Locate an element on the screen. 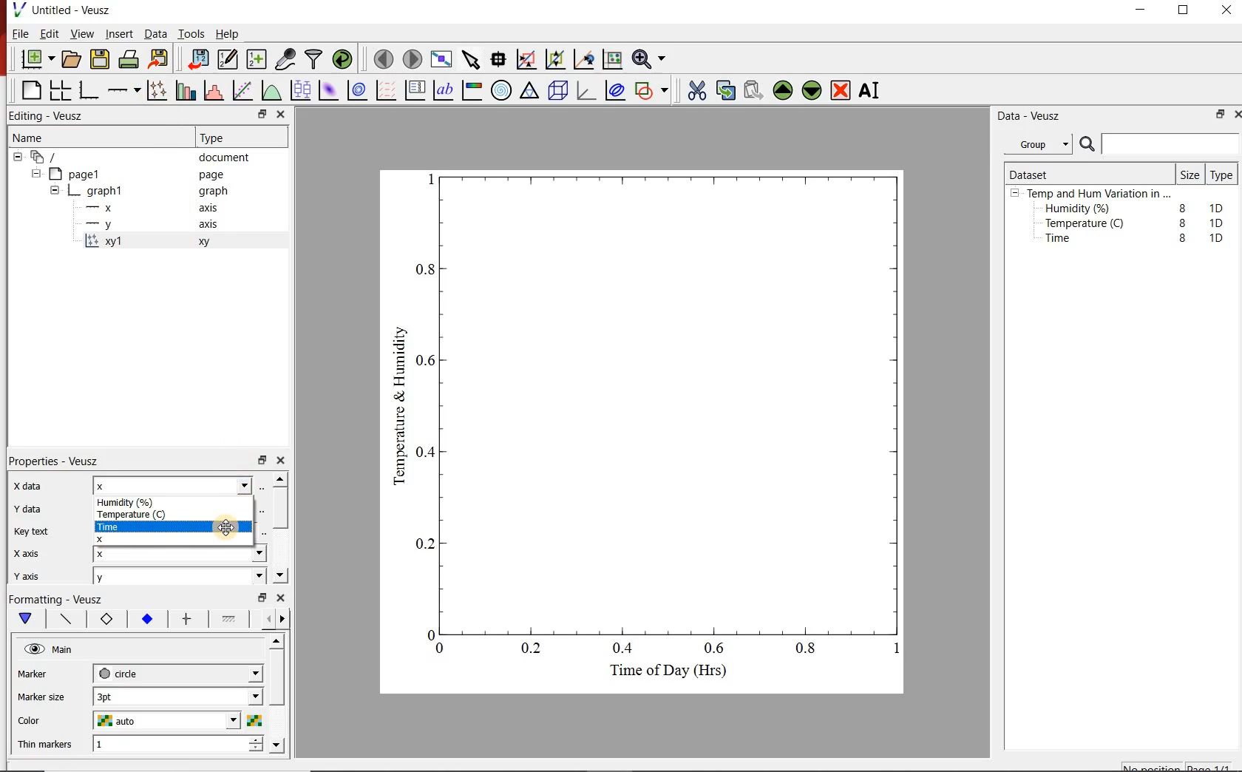 This screenshot has width=1242, height=772. plot line is located at coordinates (67, 620).